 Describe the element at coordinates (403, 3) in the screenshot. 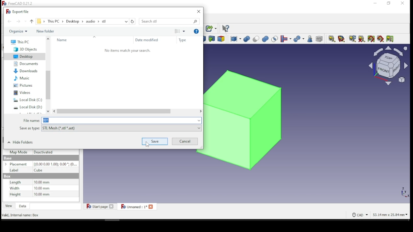

I see `close window` at that location.